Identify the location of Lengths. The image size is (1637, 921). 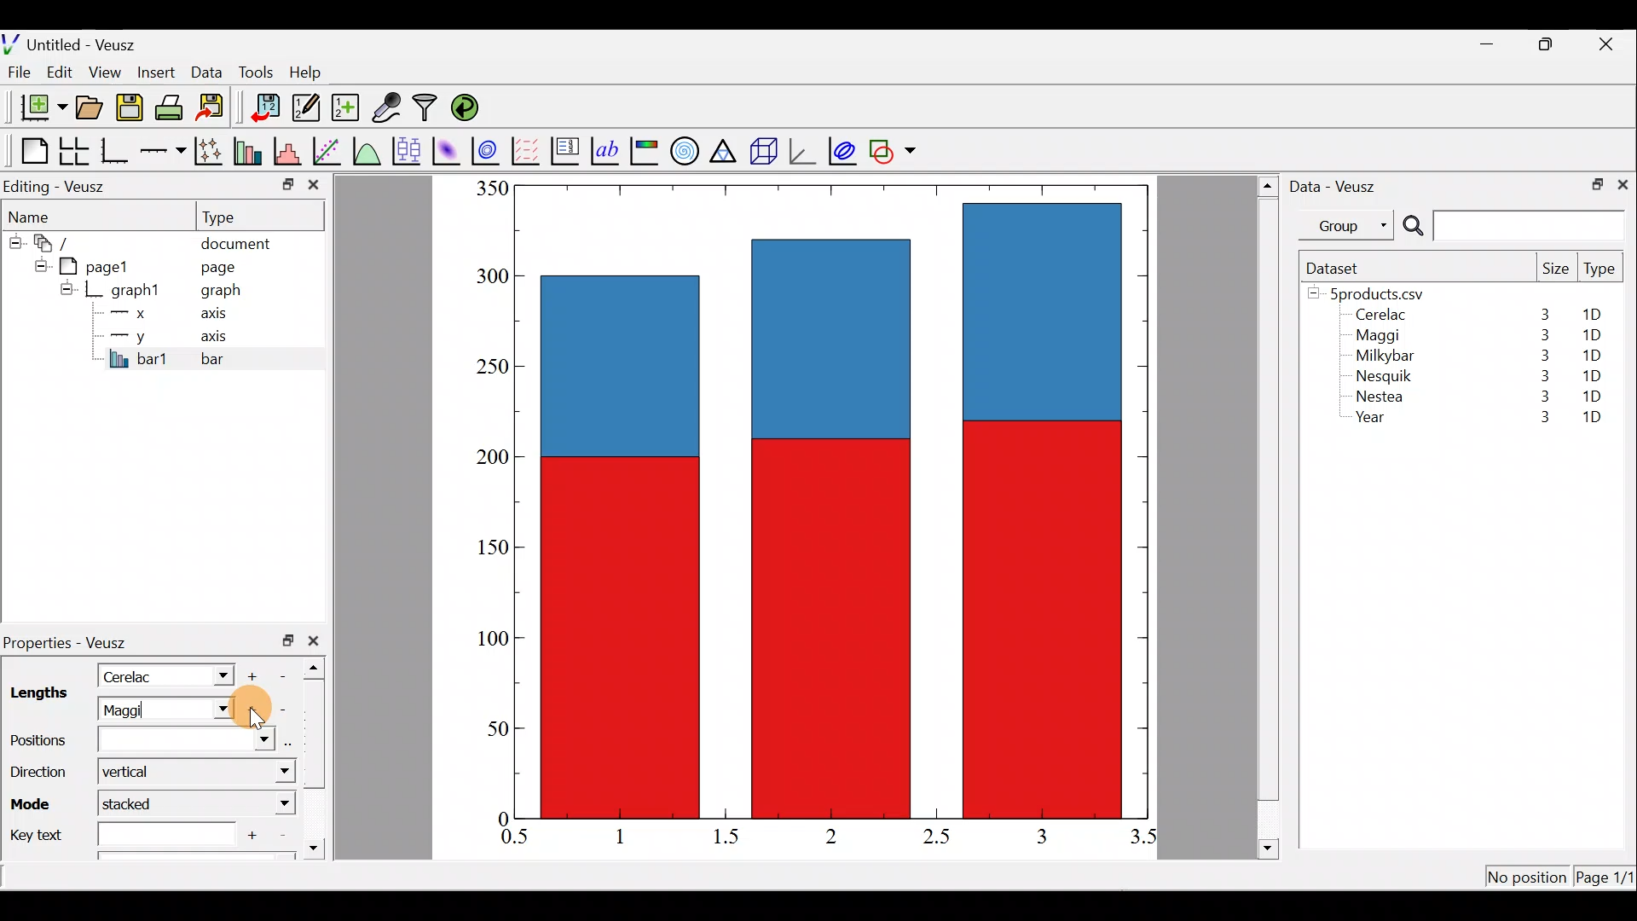
(38, 695).